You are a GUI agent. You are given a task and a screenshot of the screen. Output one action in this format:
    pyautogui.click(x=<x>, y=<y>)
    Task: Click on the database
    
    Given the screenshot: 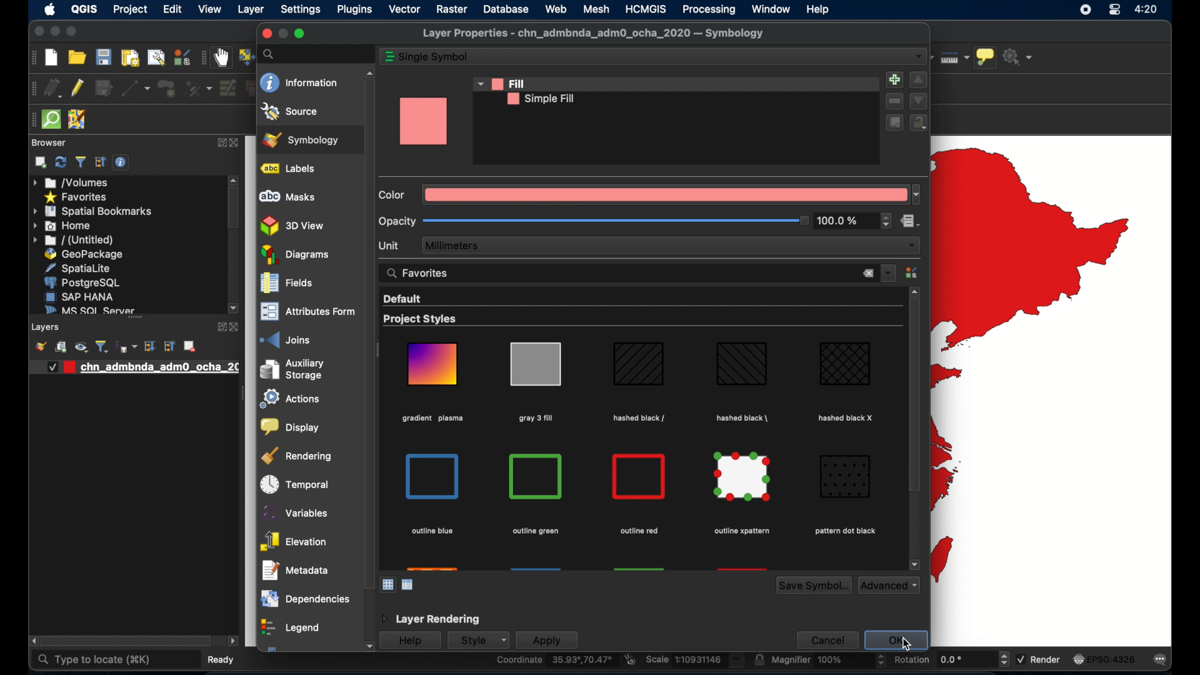 What is the action you would take?
    pyautogui.click(x=507, y=9)
    